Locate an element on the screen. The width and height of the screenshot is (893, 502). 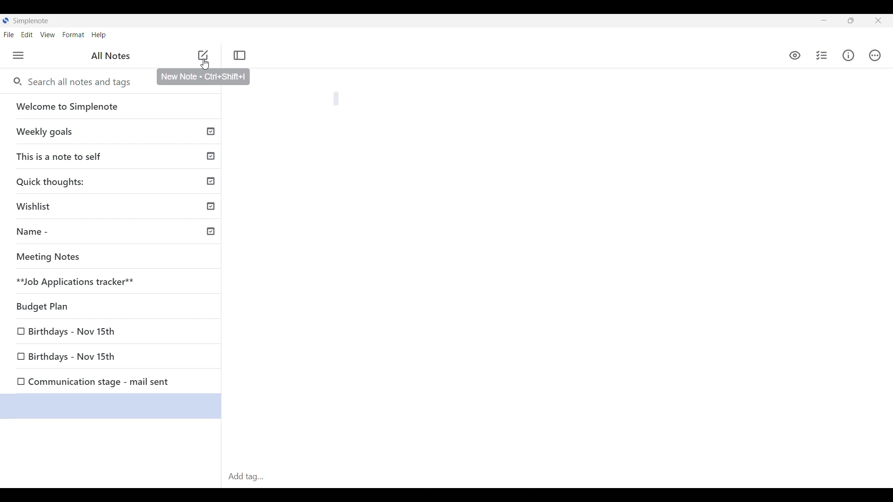
Resize is located at coordinates (850, 22).